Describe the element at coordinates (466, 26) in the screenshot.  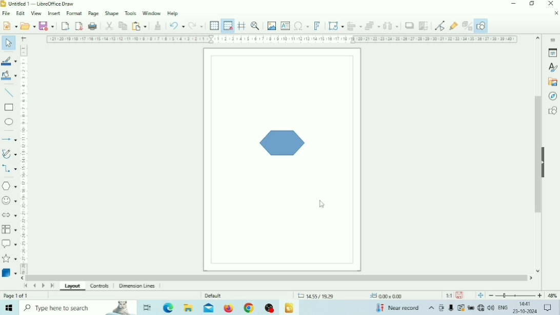
I see `Toggle Extrusion` at that location.